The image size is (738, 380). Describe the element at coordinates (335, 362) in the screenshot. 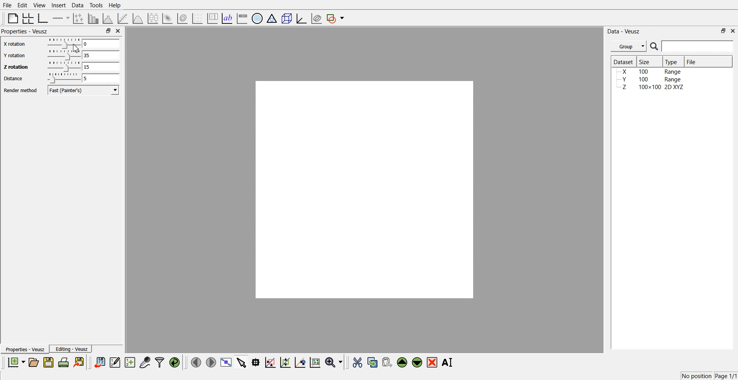

I see `Zoom function menu` at that location.